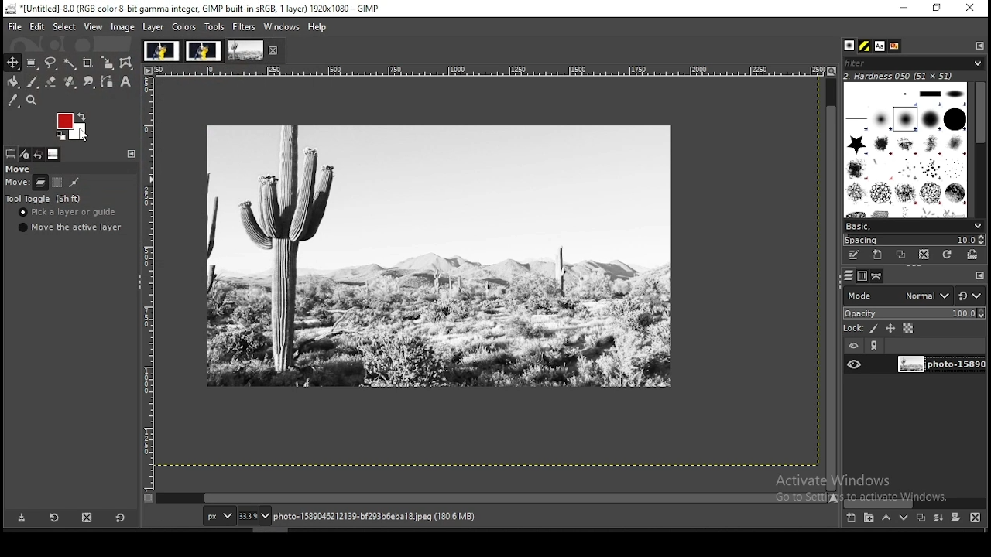 The image size is (991, 557). Describe the element at coordinates (32, 63) in the screenshot. I see `rectangular selection tool` at that location.